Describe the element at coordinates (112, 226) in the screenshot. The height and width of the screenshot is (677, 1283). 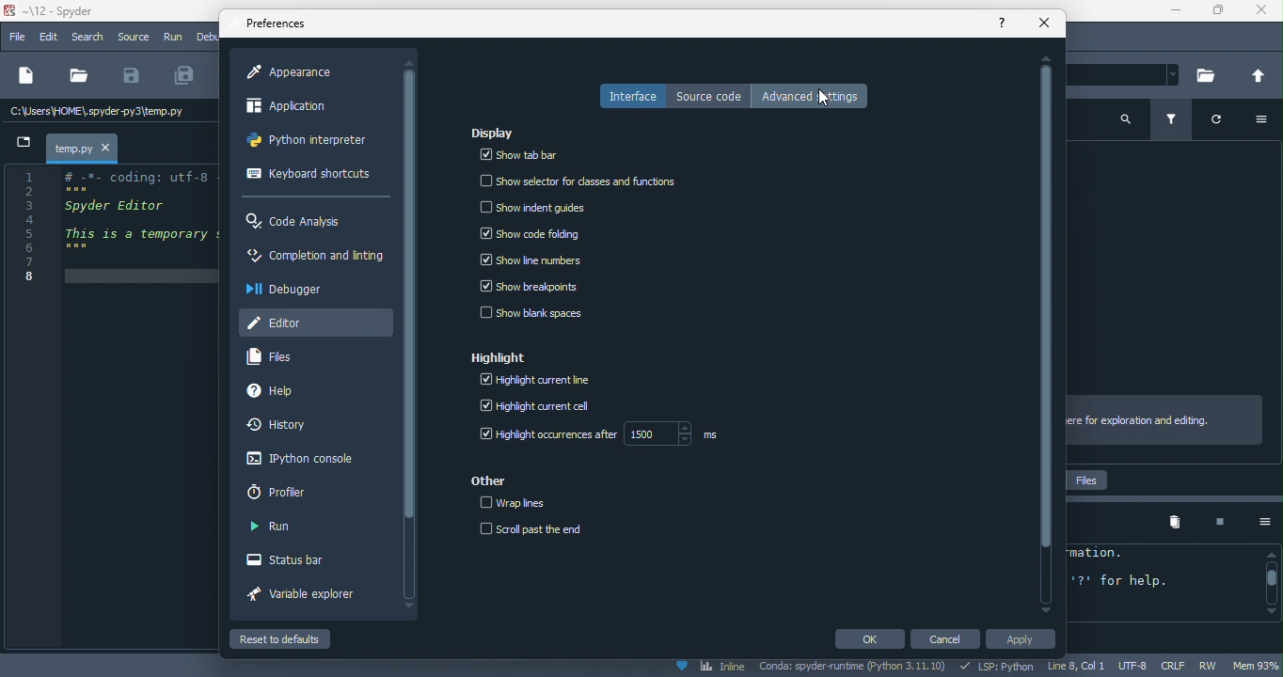
I see `coding` at that location.